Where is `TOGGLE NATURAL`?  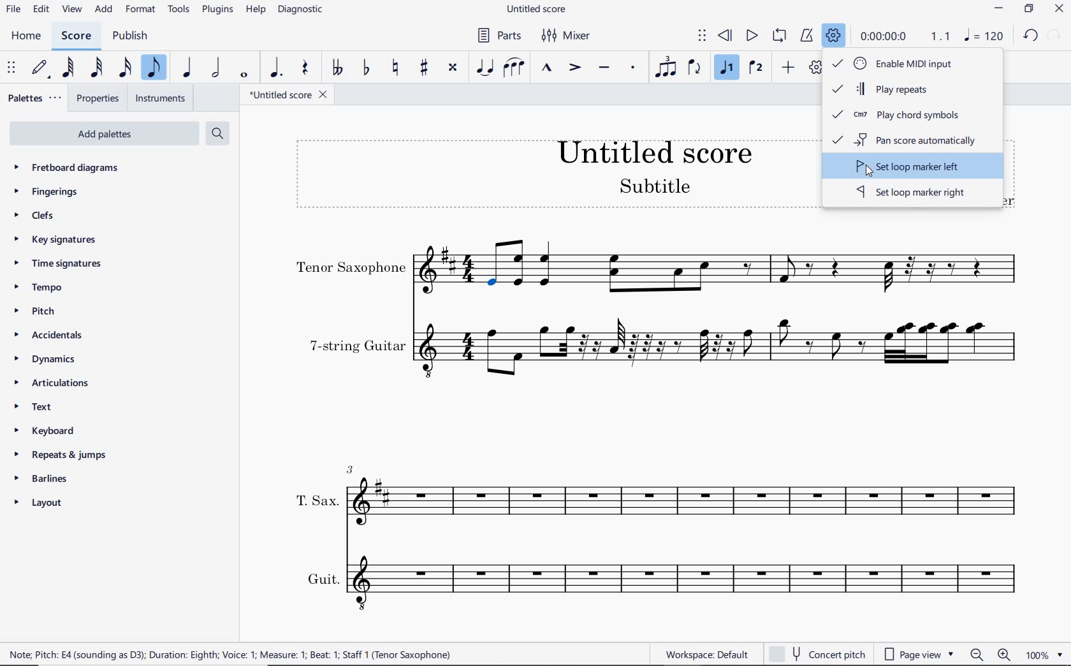 TOGGLE NATURAL is located at coordinates (395, 68).